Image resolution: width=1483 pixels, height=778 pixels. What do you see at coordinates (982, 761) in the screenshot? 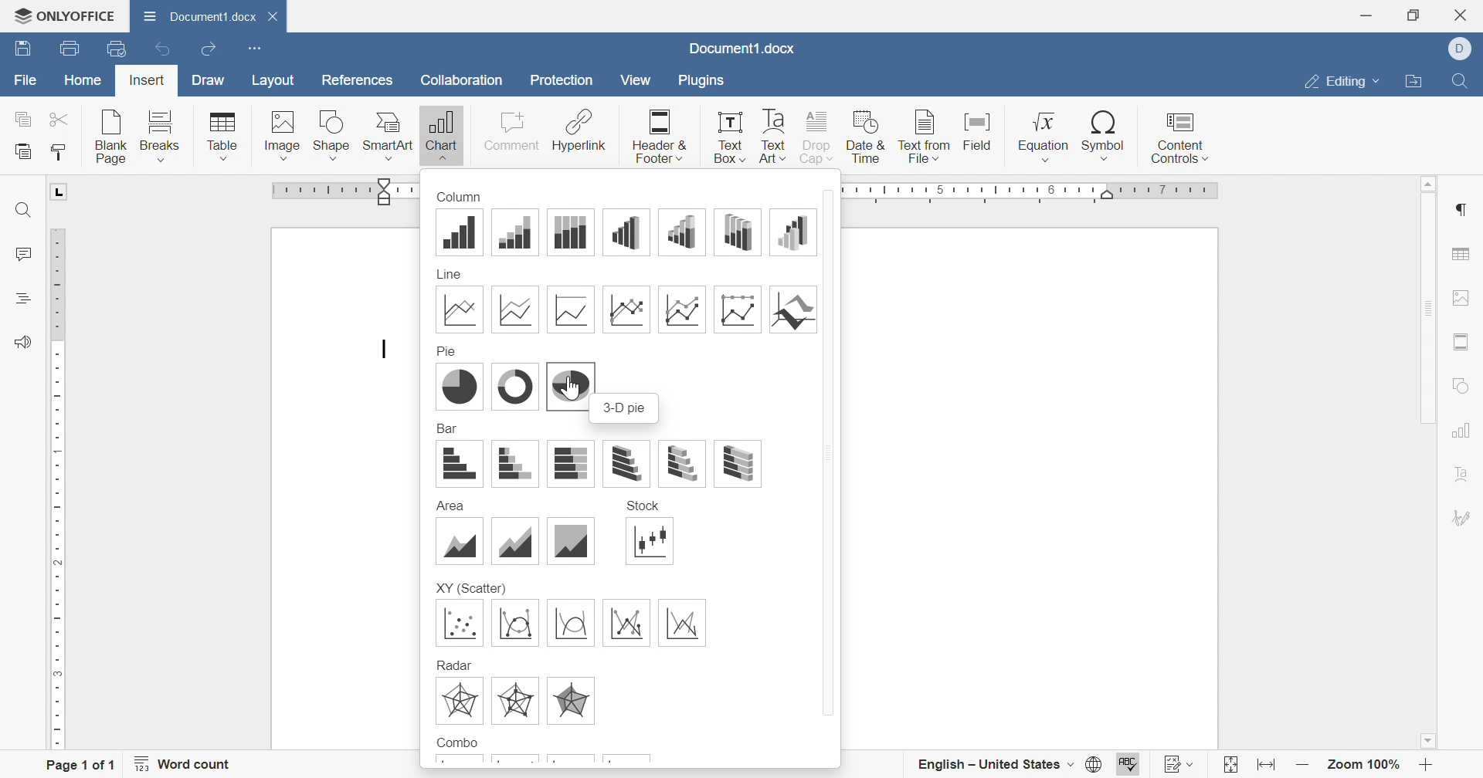
I see `English - United States` at bounding box center [982, 761].